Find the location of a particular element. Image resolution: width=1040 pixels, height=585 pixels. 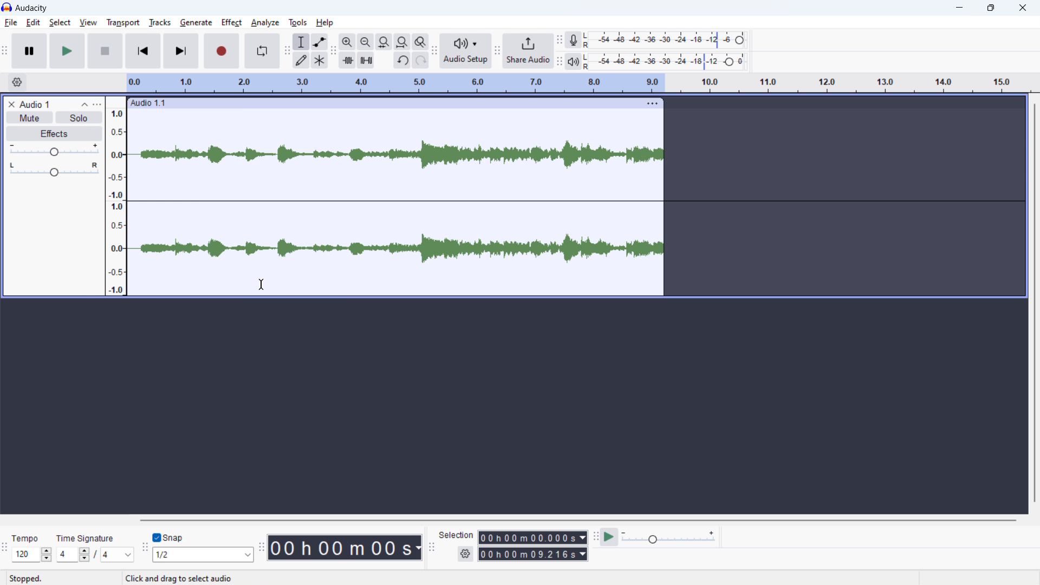

Tempo is located at coordinates (26, 537).